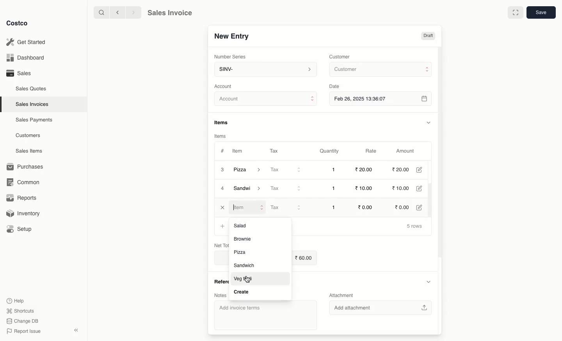  Describe the element at coordinates (247, 278) in the screenshot. I see `cursor` at that location.